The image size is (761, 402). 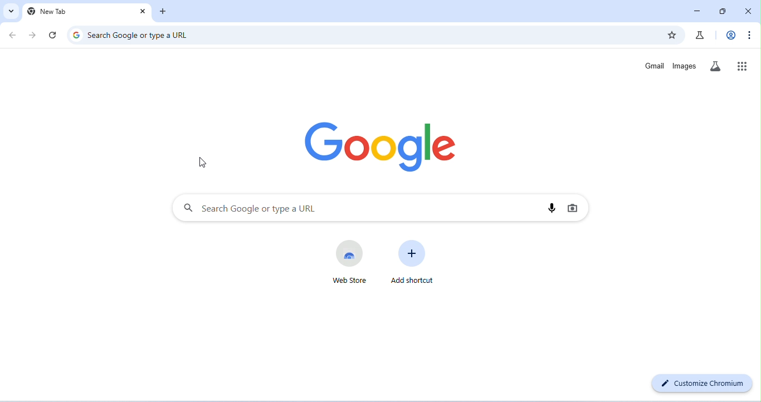 I want to click on bookmarks, so click(x=672, y=35).